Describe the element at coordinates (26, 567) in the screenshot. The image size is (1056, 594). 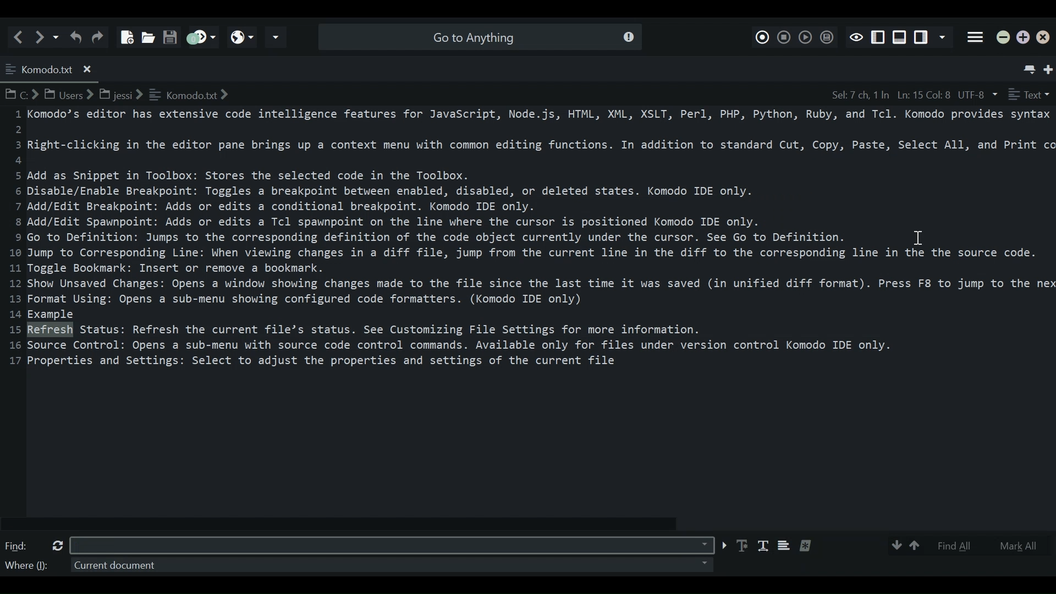
I see `Where` at that location.